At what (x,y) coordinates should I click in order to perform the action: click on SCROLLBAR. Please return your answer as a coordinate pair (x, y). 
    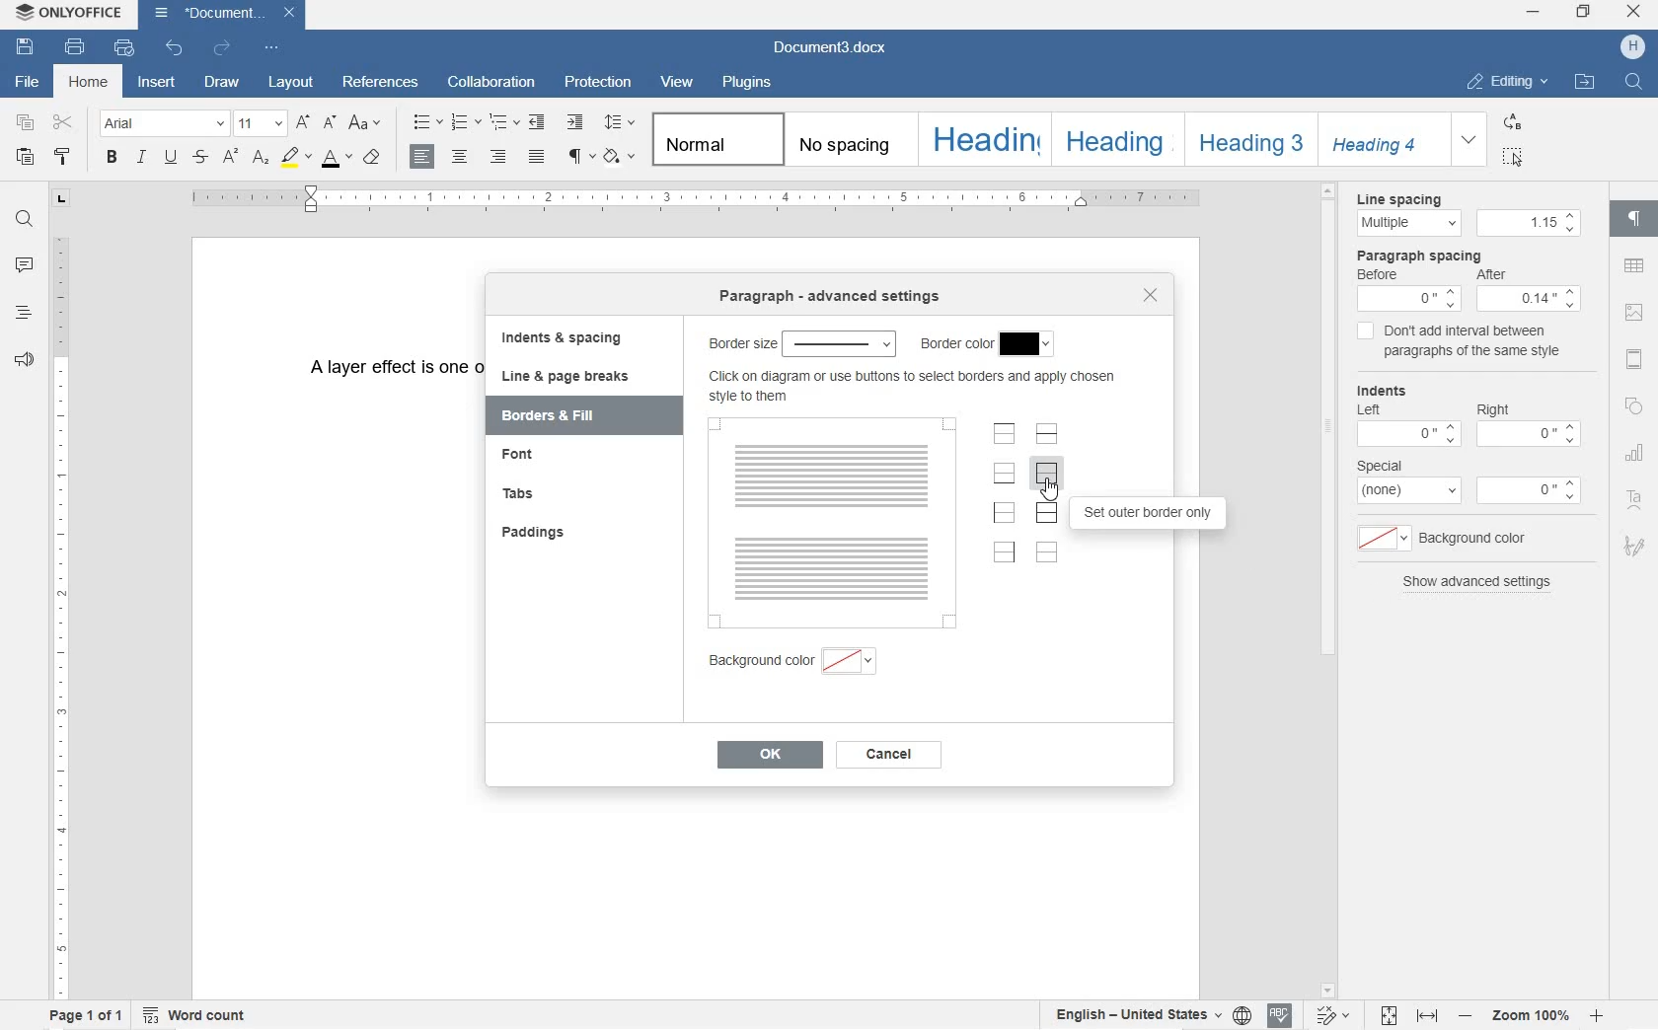
    Looking at the image, I should click on (1330, 588).